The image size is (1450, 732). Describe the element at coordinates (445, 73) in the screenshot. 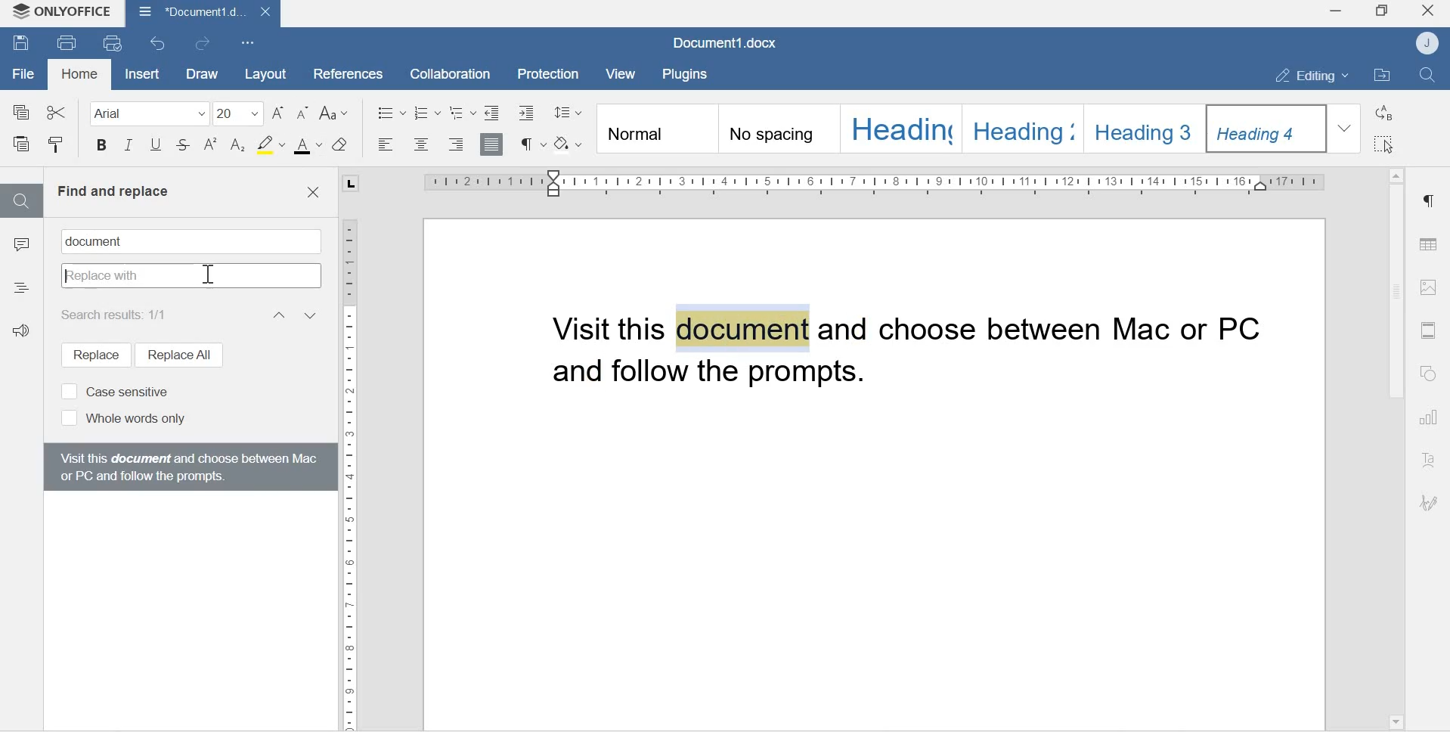

I see `Collaboration` at that location.